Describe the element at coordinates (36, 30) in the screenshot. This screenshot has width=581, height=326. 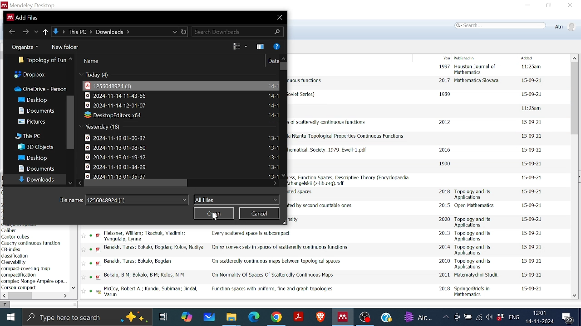
I see `recent locations` at that location.